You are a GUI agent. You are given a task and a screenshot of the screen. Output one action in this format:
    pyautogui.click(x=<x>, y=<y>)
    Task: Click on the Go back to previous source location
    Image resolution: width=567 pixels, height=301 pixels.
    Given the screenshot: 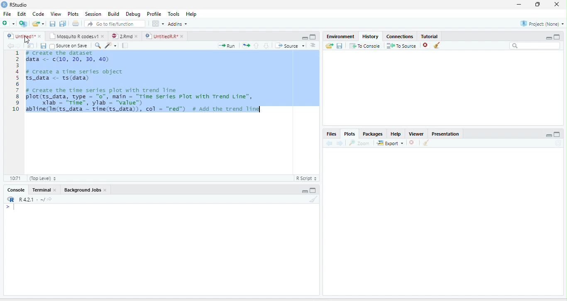 What is the action you would take?
    pyautogui.click(x=9, y=46)
    